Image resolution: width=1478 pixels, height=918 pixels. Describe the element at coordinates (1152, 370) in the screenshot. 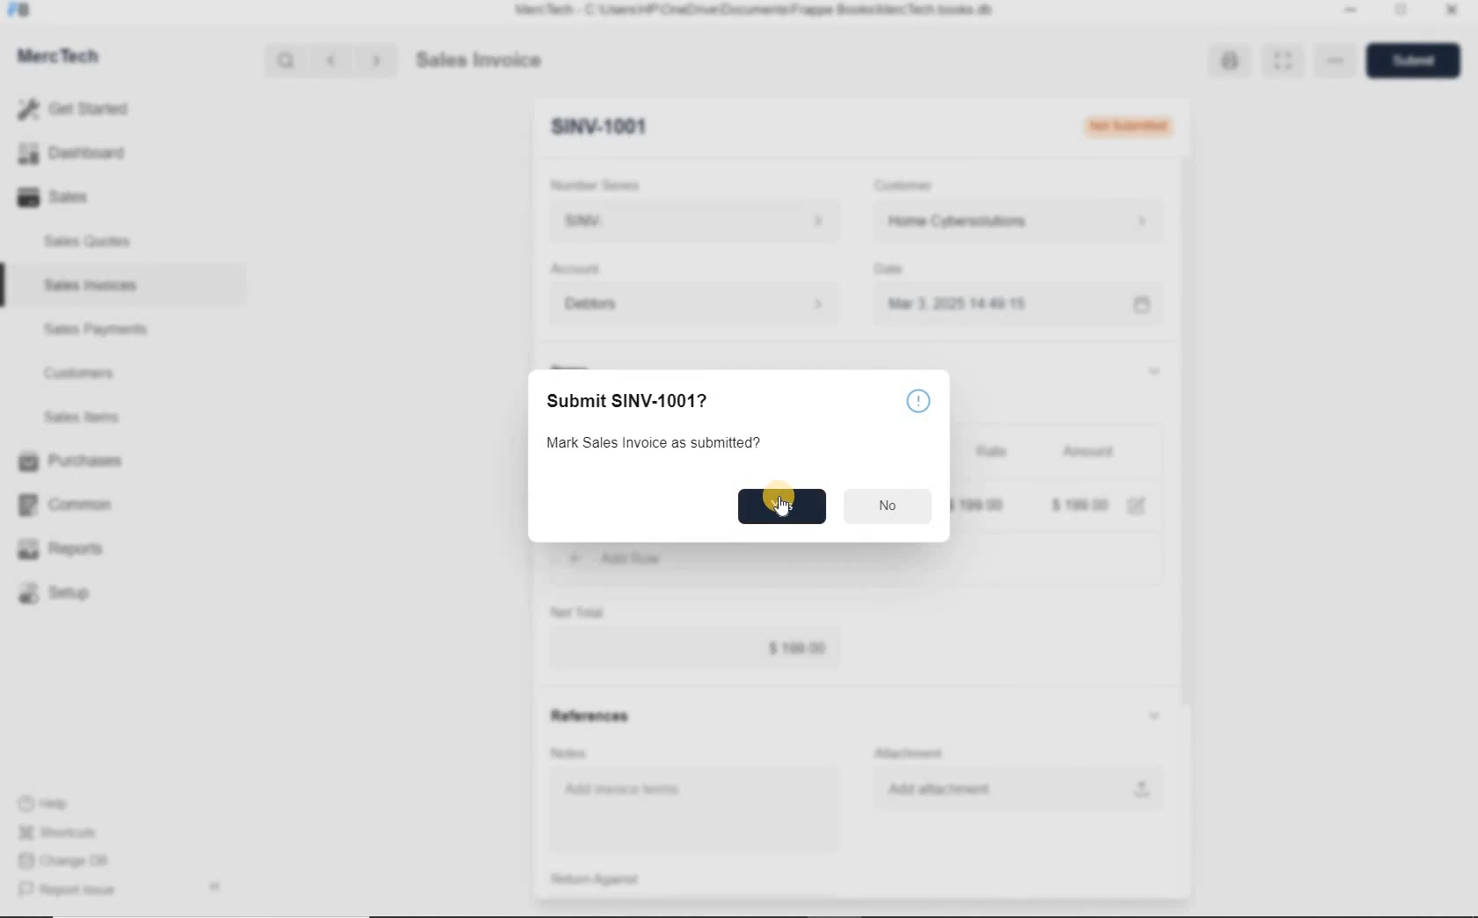

I see `hide sub menu` at that location.